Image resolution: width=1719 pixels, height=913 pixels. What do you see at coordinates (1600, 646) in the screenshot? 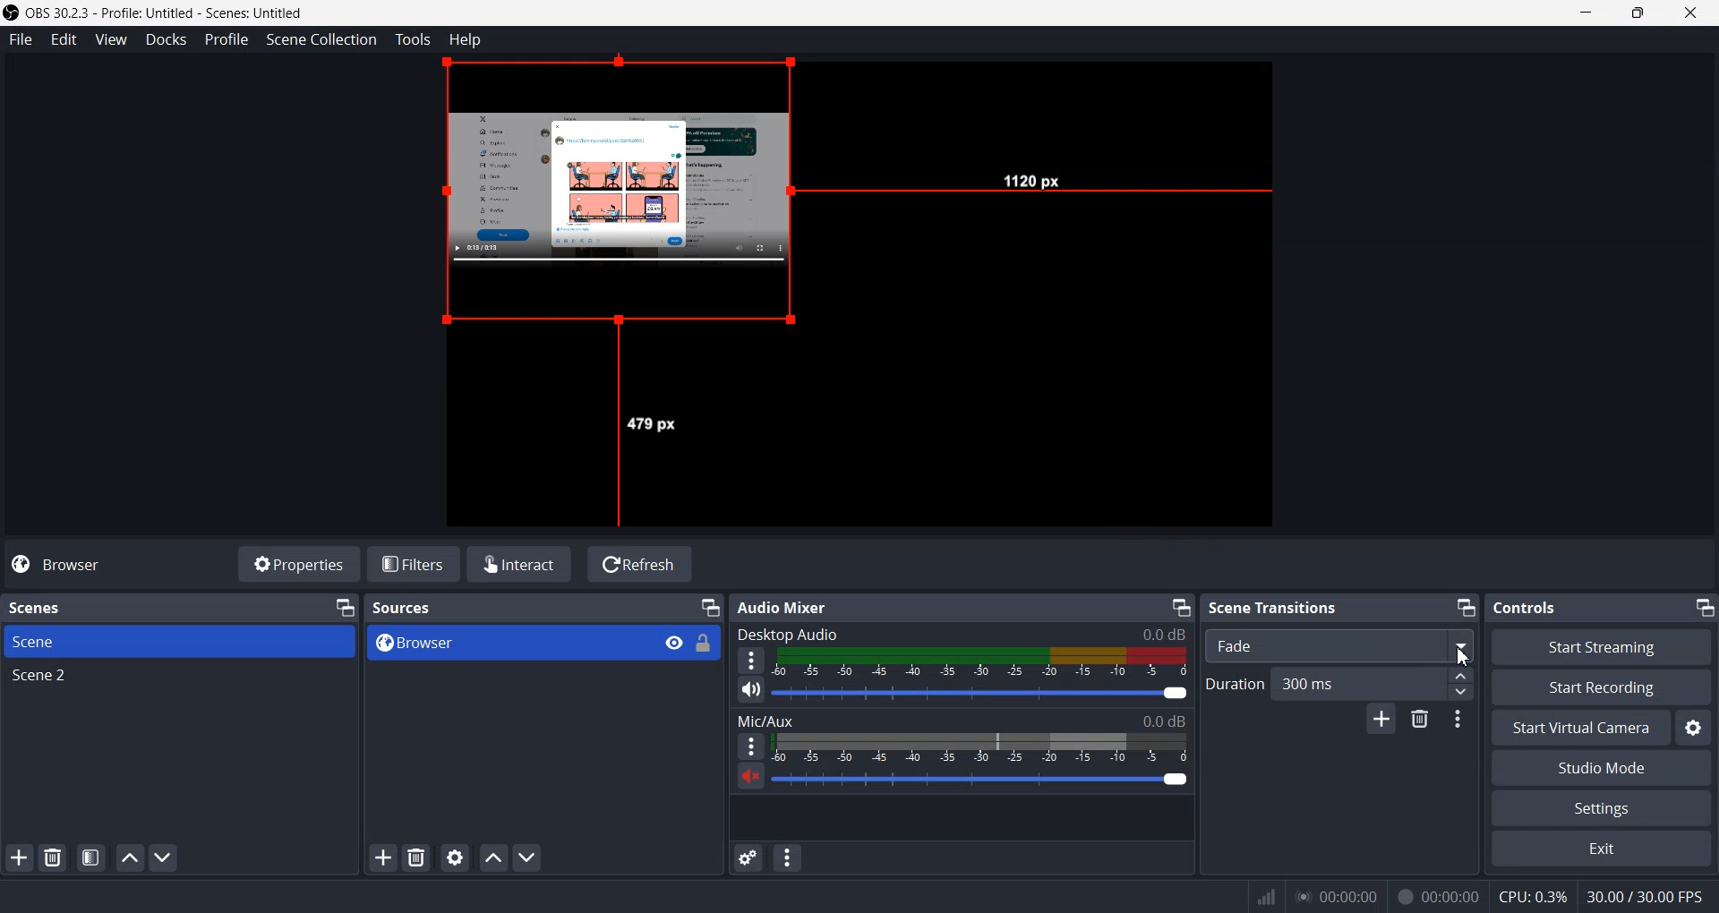
I see `Start Streaming` at bounding box center [1600, 646].